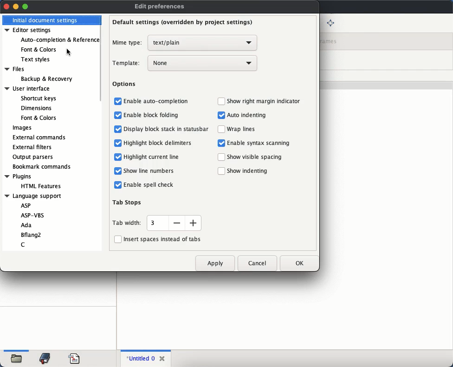 This screenshot has width=453, height=367. What do you see at coordinates (26, 225) in the screenshot?
I see `Ada` at bounding box center [26, 225].